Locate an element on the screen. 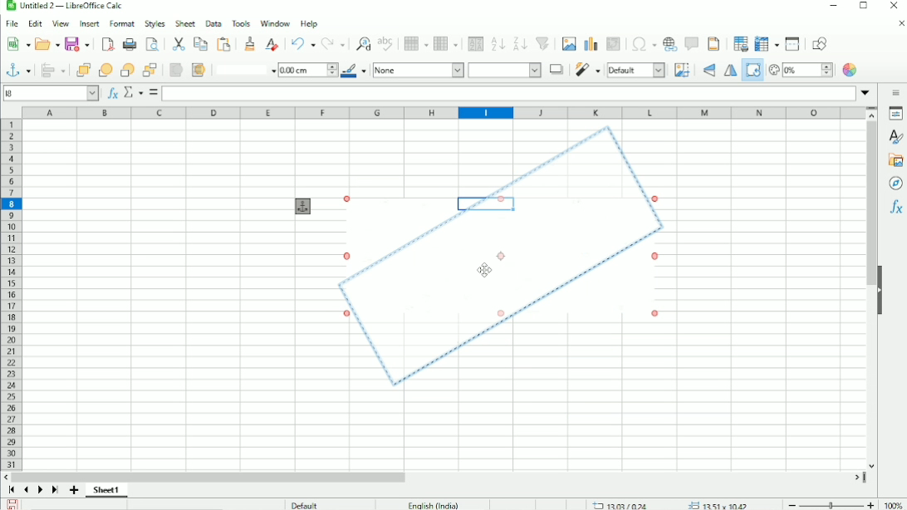  Shadow is located at coordinates (556, 70).